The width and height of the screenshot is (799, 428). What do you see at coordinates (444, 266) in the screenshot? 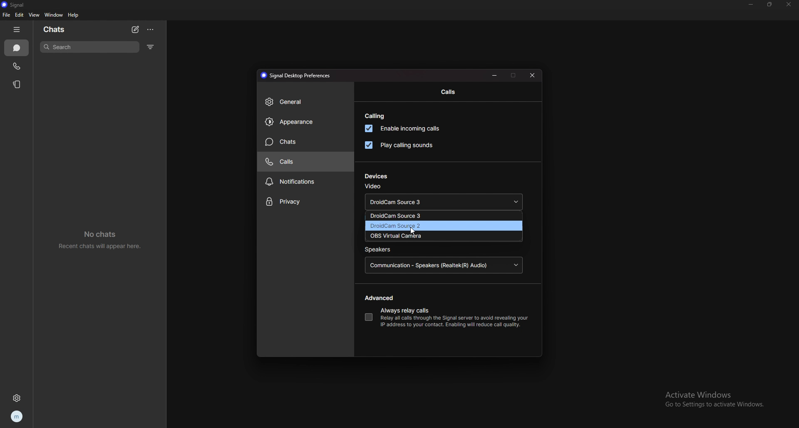
I see `speaker source` at bounding box center [444, 266].